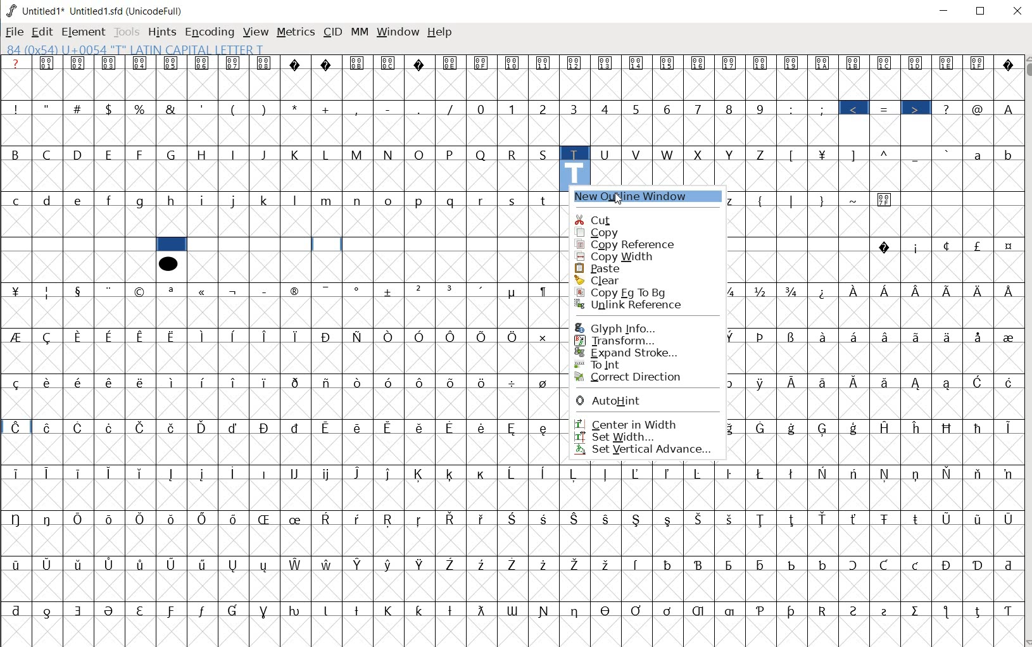 This screenshot has height=647, width=1032. Describe the element at coordinates (297, 199) in the screenshot. I see `l` at that location.